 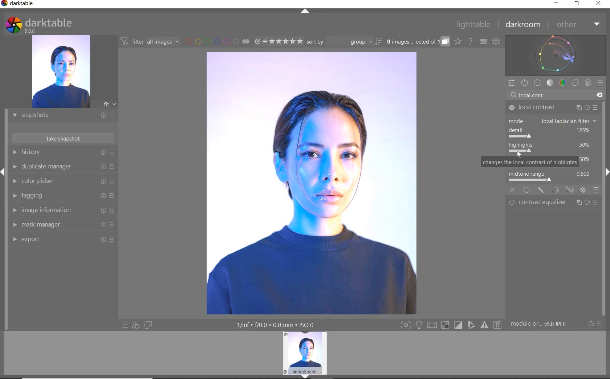 What do you see at coordinates (61, 196) in the screenshot?
I see `TAGGING` at bounding box center [61, 196].